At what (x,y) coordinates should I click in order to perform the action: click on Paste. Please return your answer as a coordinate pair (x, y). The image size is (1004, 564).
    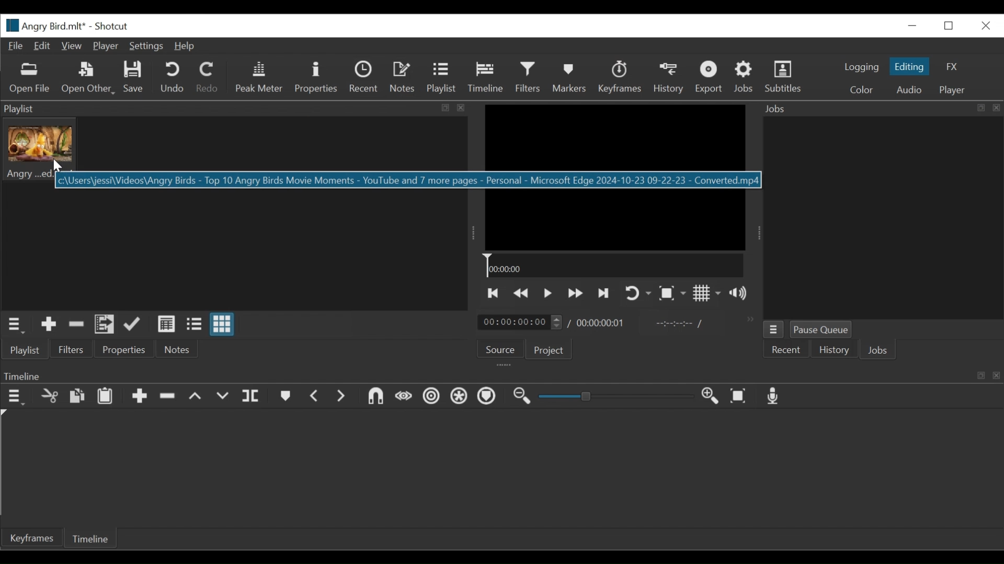
    Looking at the image, I should click on (106, 395).